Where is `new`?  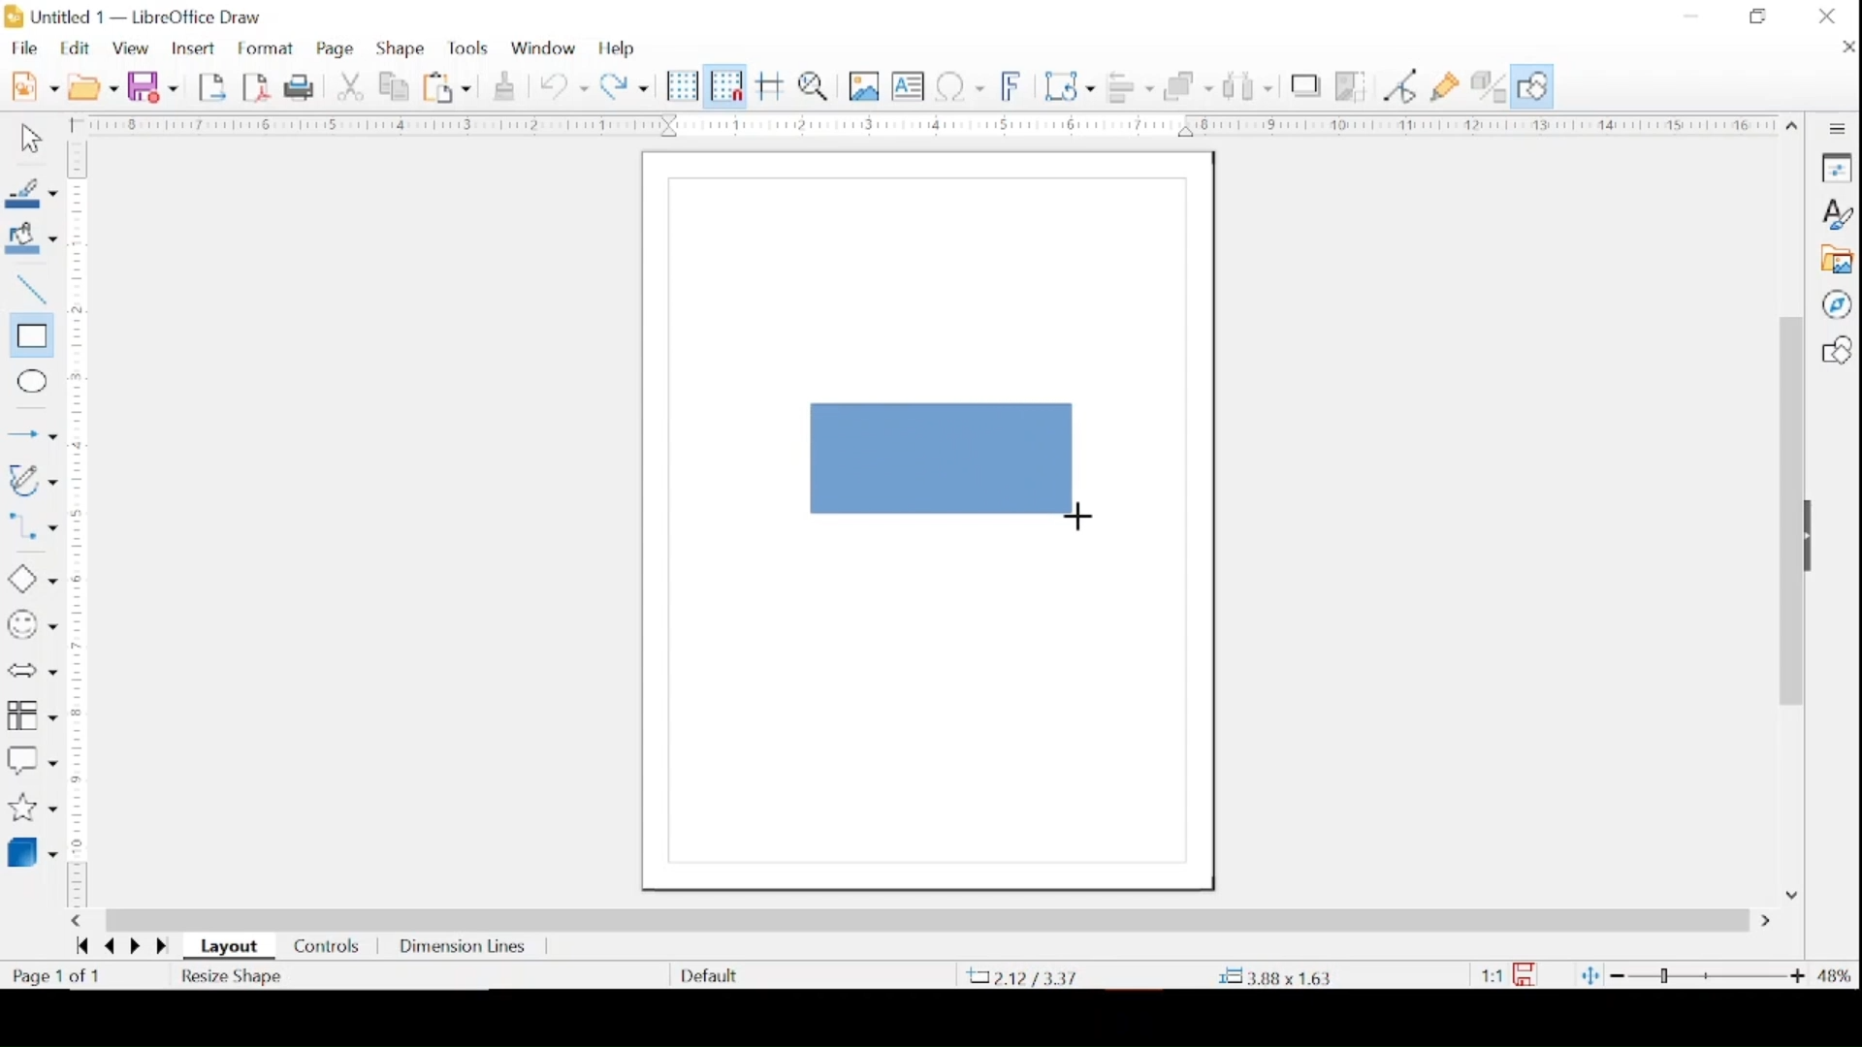 new is located at coordinates (34, 84).